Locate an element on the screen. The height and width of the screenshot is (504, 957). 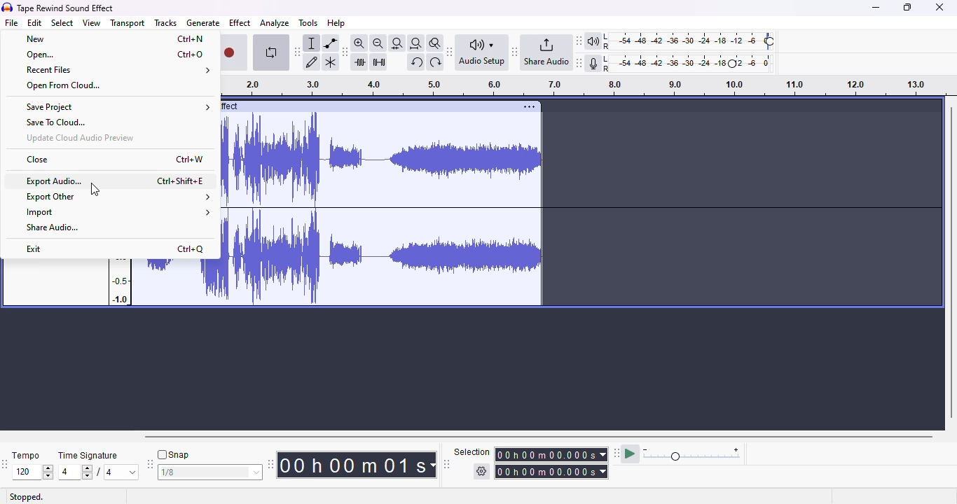
audacity selection toolbar is located at coordinates (526, 462).